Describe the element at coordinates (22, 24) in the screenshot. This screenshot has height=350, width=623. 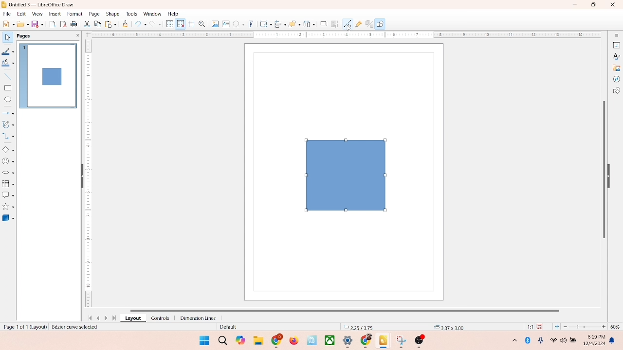
I see `open` at that location.